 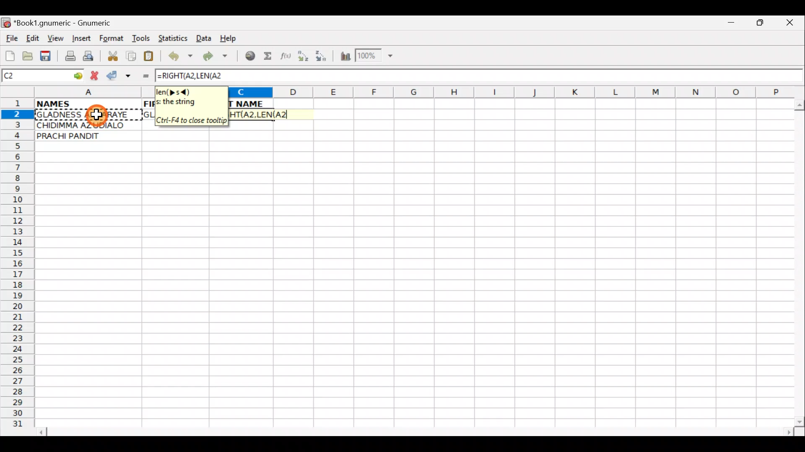 What do you see at coordinates (77, 74) in the screenshot?
I see `go to` at bounding box center [77, 74].